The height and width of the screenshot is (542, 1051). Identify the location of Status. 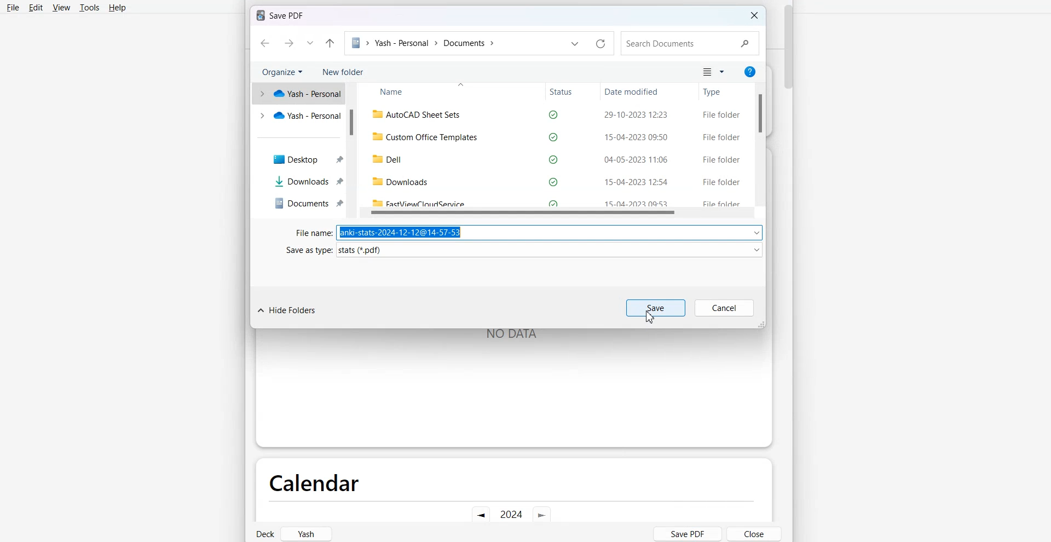
(572, 90).